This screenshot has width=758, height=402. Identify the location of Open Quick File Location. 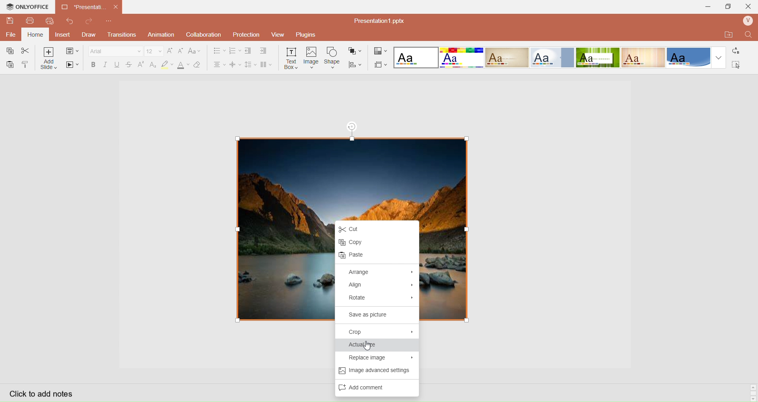
(729, 35).